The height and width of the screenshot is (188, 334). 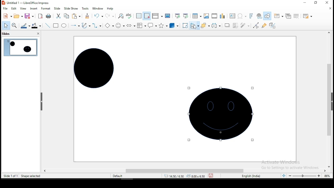 What do you see at coordinates (25, 26) in the screenshot?
I see `line color` at bounding box center [25, 26].